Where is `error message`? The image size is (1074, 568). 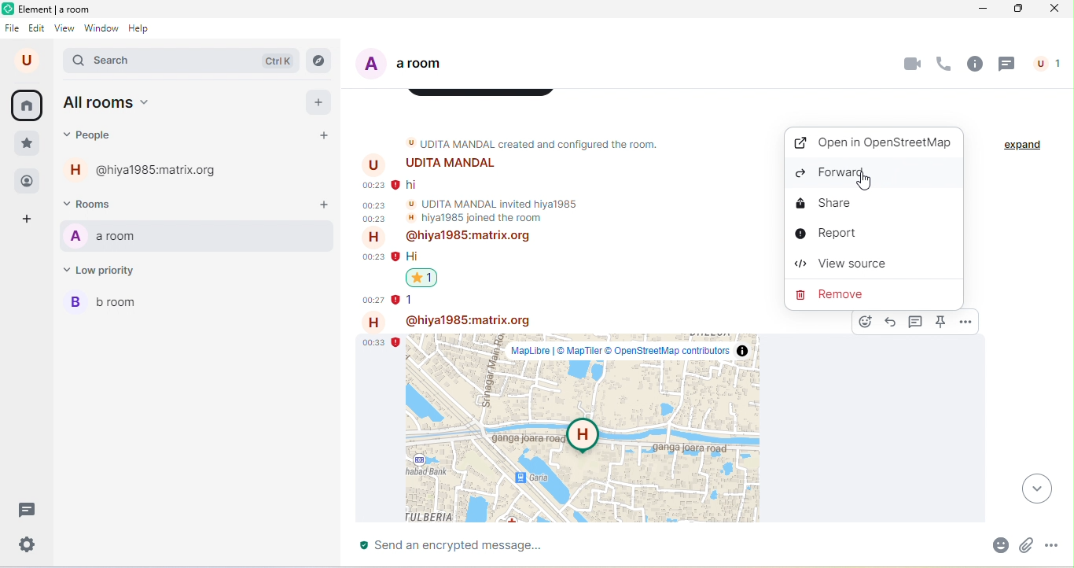
error message is located at coordinates (395, 342).